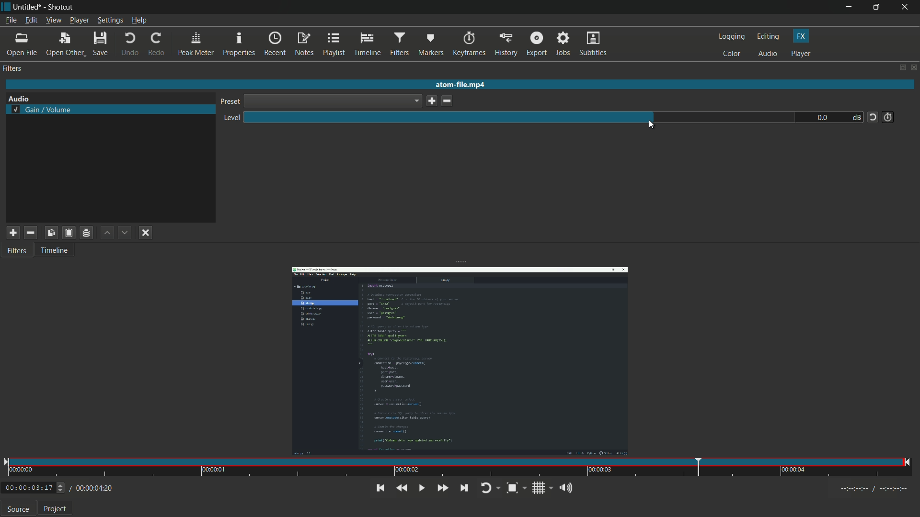  I want to click on move filter down, so click(126, 233).